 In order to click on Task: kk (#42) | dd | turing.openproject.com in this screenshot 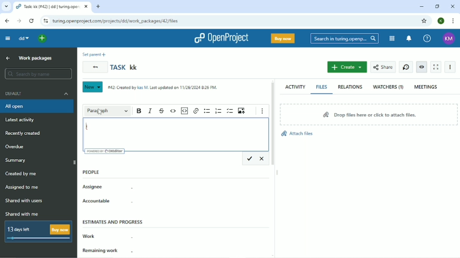, I will do `click(52, 7)`.